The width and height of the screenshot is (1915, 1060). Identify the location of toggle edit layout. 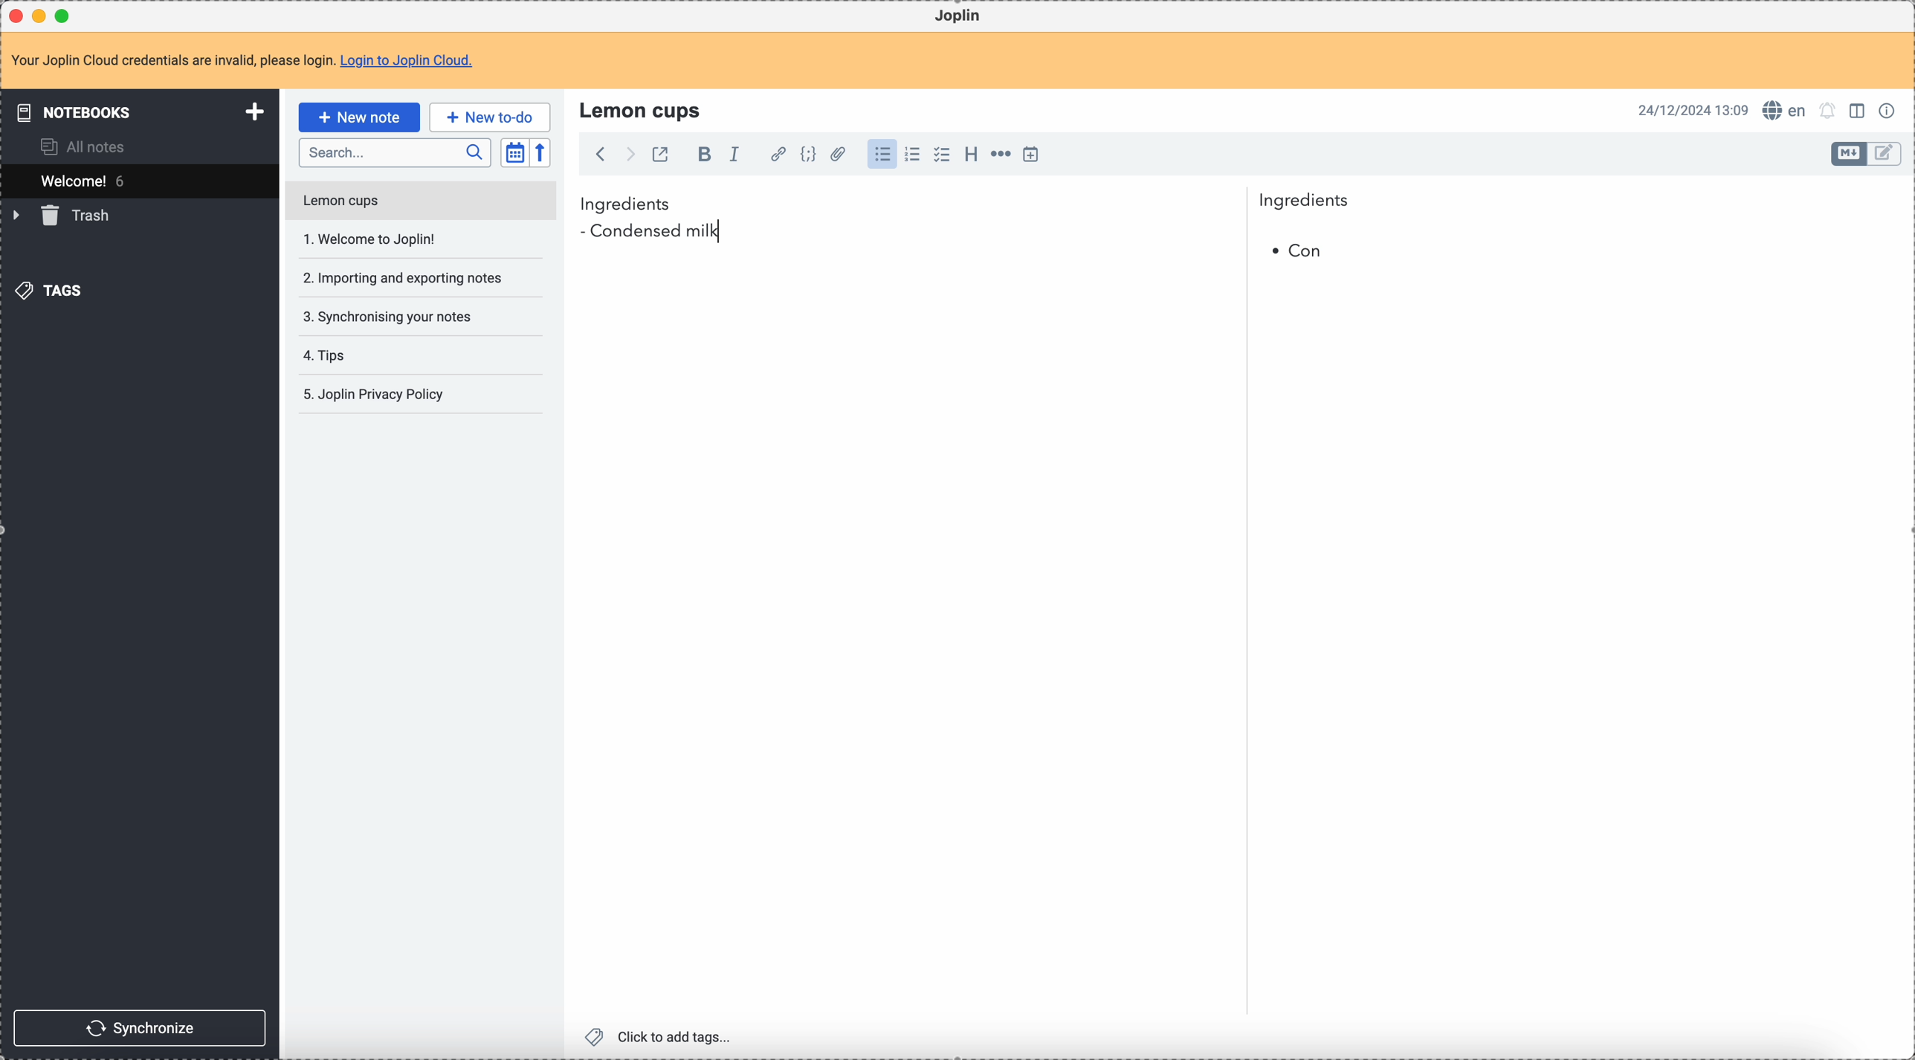
(1859, 109).